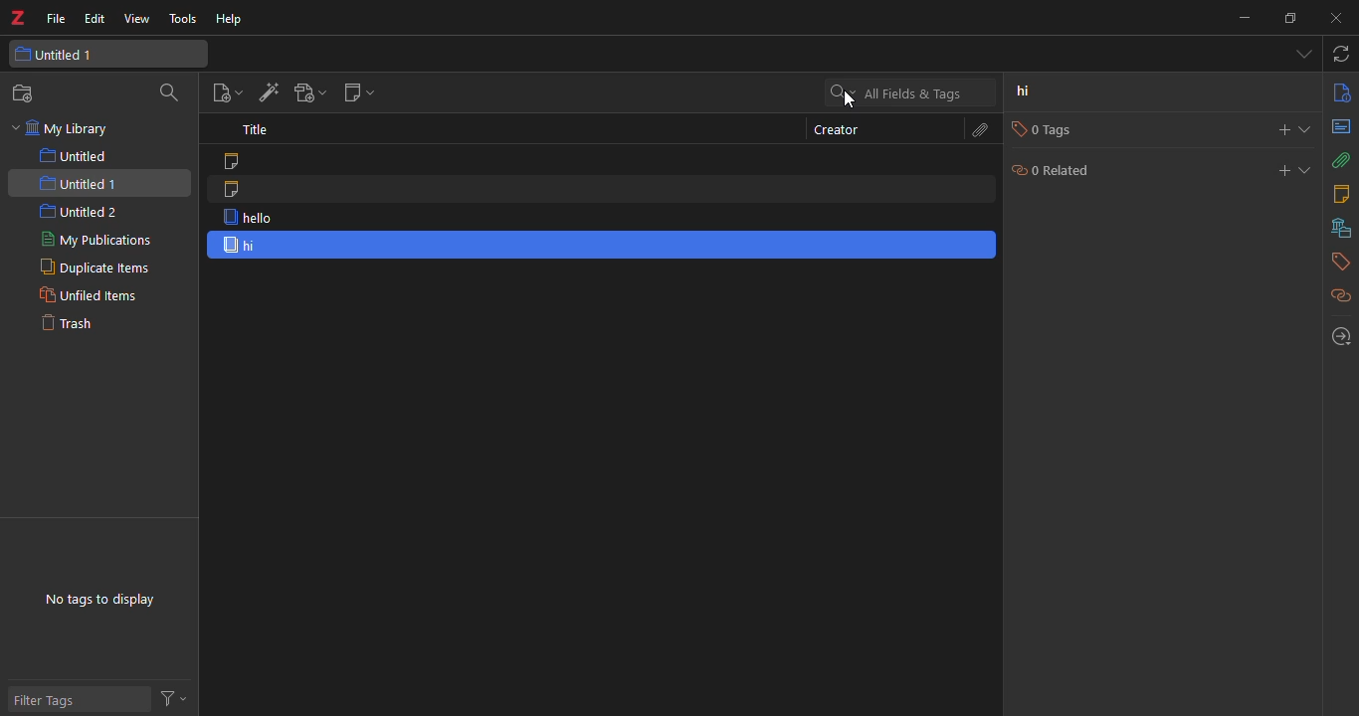  I want to click on notes, so click(1343, 193).